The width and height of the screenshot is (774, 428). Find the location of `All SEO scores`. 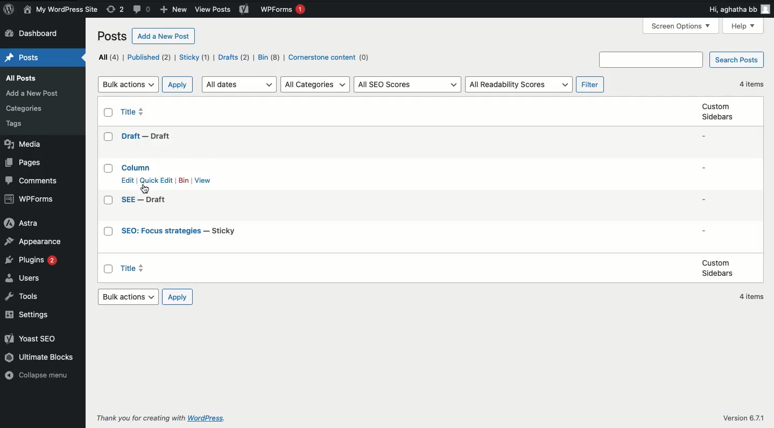

All SEO scores is located at coordinates (409, 85).